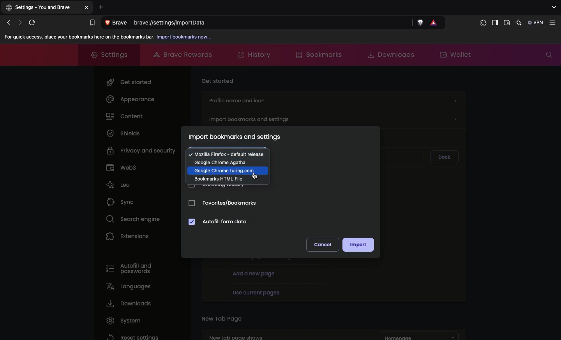 This screenshot has height=340, width=561. Describe the element at coordinates (127, 303) in the screenshot. I see `Downloads` at that location.